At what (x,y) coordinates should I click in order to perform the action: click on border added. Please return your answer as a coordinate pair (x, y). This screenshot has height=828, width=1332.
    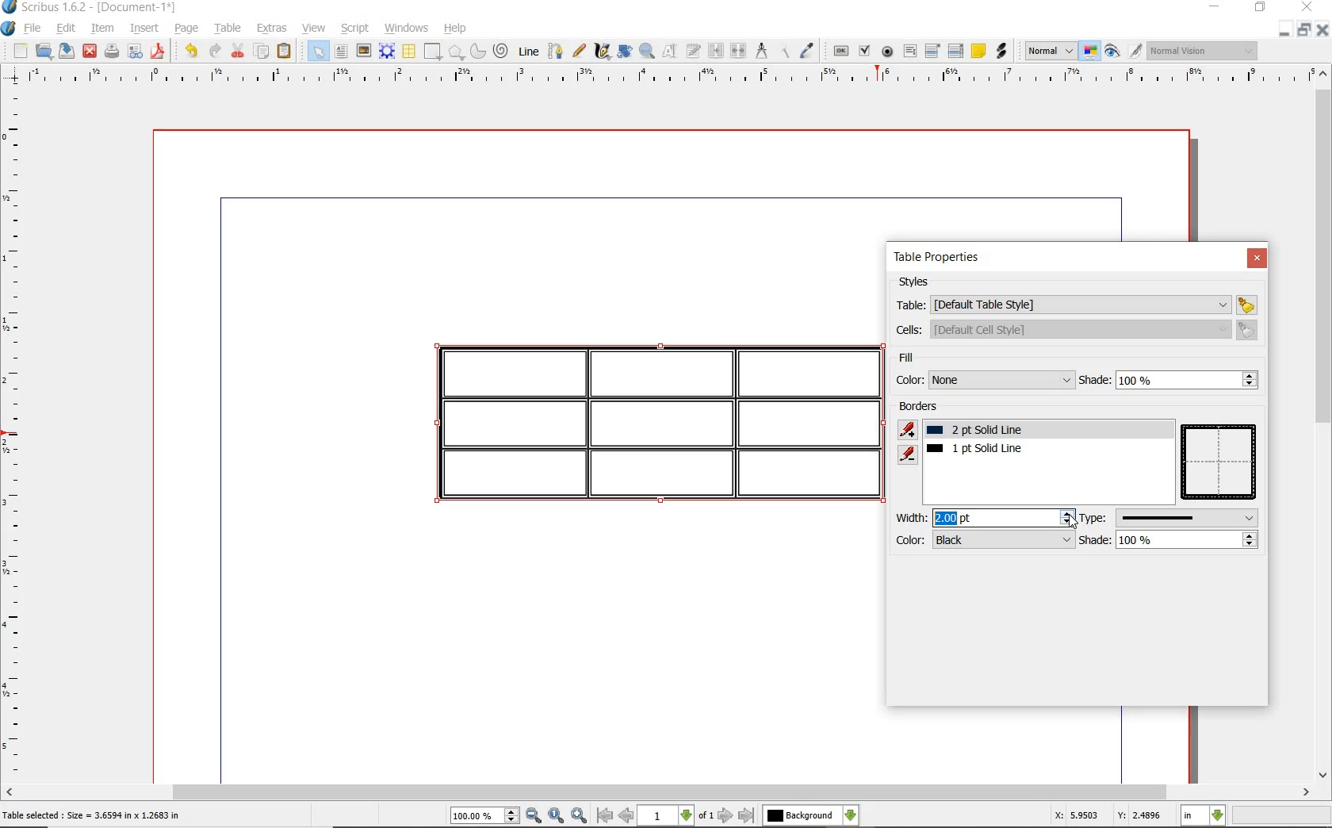
    Looking at the image, I should click on (1027, 447).